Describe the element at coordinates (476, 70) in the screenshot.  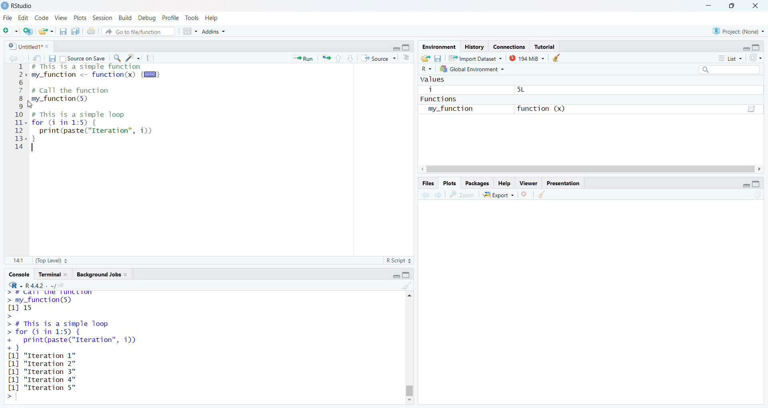
I see `global environment` at that location.